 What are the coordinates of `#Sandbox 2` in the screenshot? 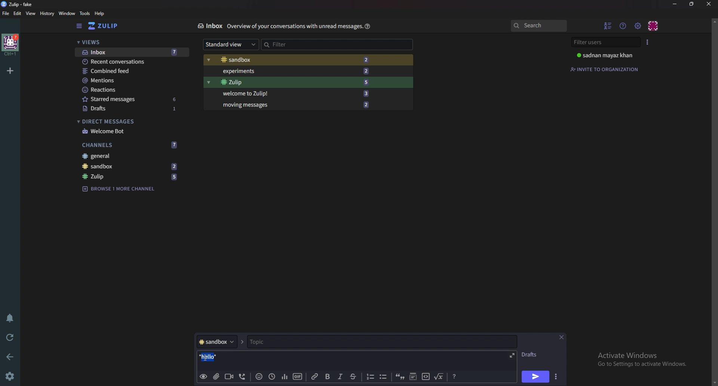 It's located at (292, 59).